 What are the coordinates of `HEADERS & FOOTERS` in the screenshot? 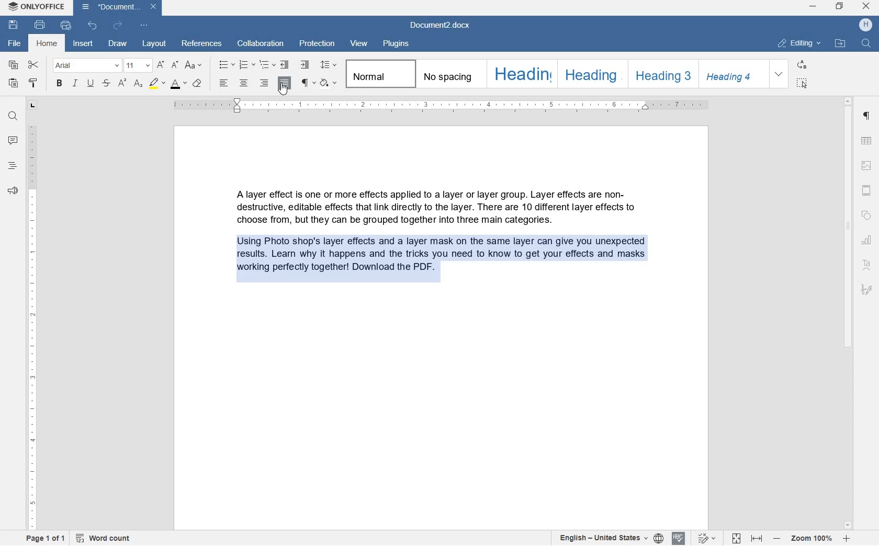 It's located at (866, 165).